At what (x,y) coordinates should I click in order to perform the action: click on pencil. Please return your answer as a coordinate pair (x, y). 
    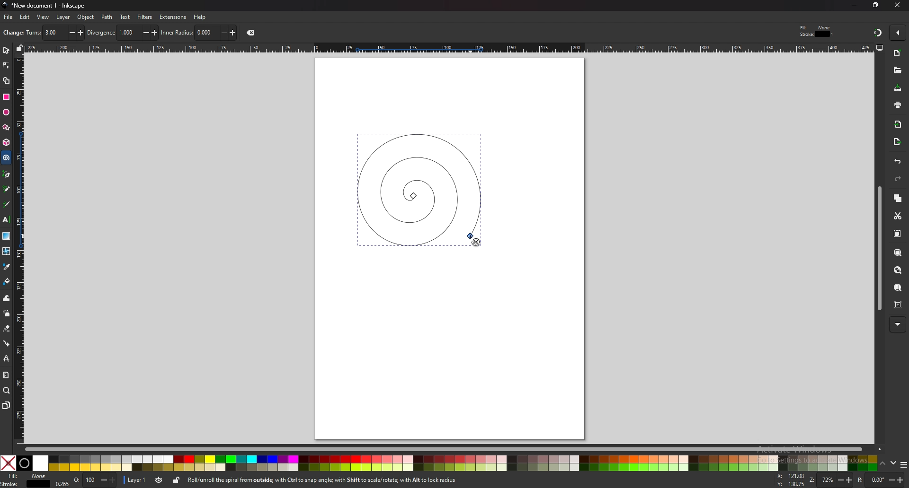
    Looking at the image, I should click on (8, 189).